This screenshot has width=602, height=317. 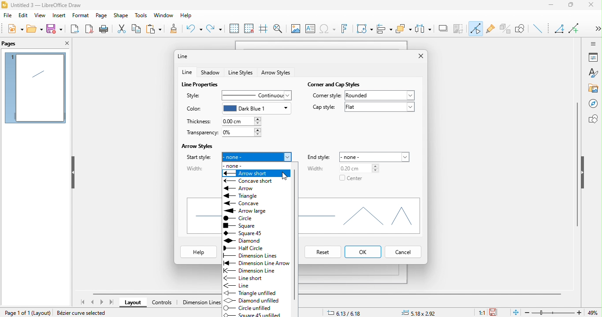 What do you see at coordinates (460, 28) in the screenshot?
I see `crop image` at bounding box center [460, 28].